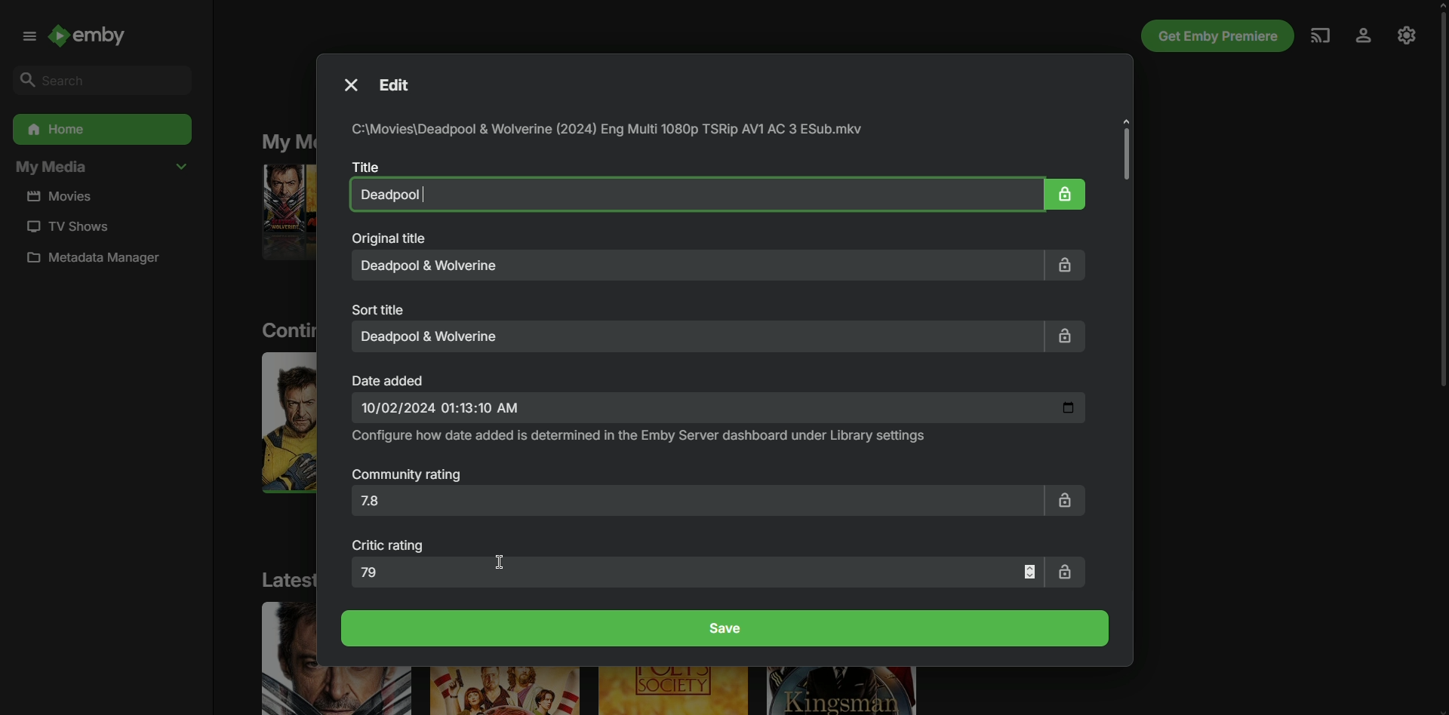 Image resolution: width=1449 pixels, height=715 pixels. What do you see at coordinates (694, 505) in the screenshot?
I see `7.8` at bounding box center [694, 505].